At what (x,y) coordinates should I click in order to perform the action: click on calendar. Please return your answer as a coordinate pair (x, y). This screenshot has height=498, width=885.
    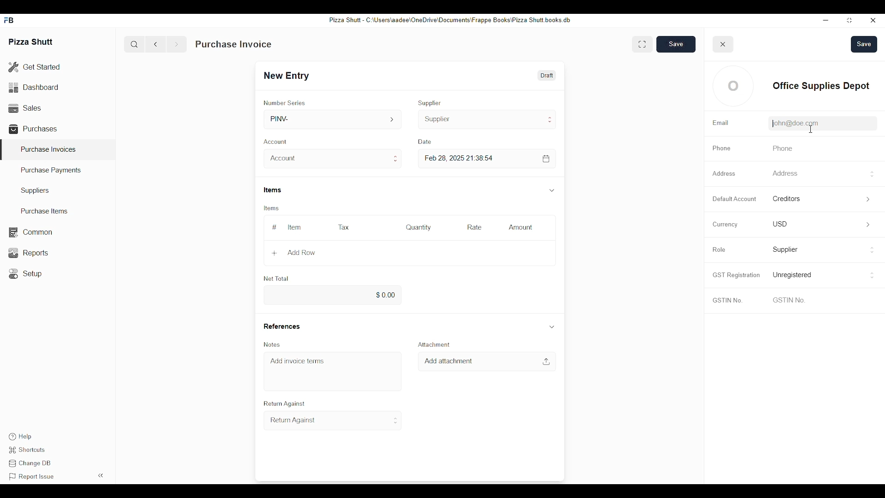
    Looking at the image, I should click on (546, 159).